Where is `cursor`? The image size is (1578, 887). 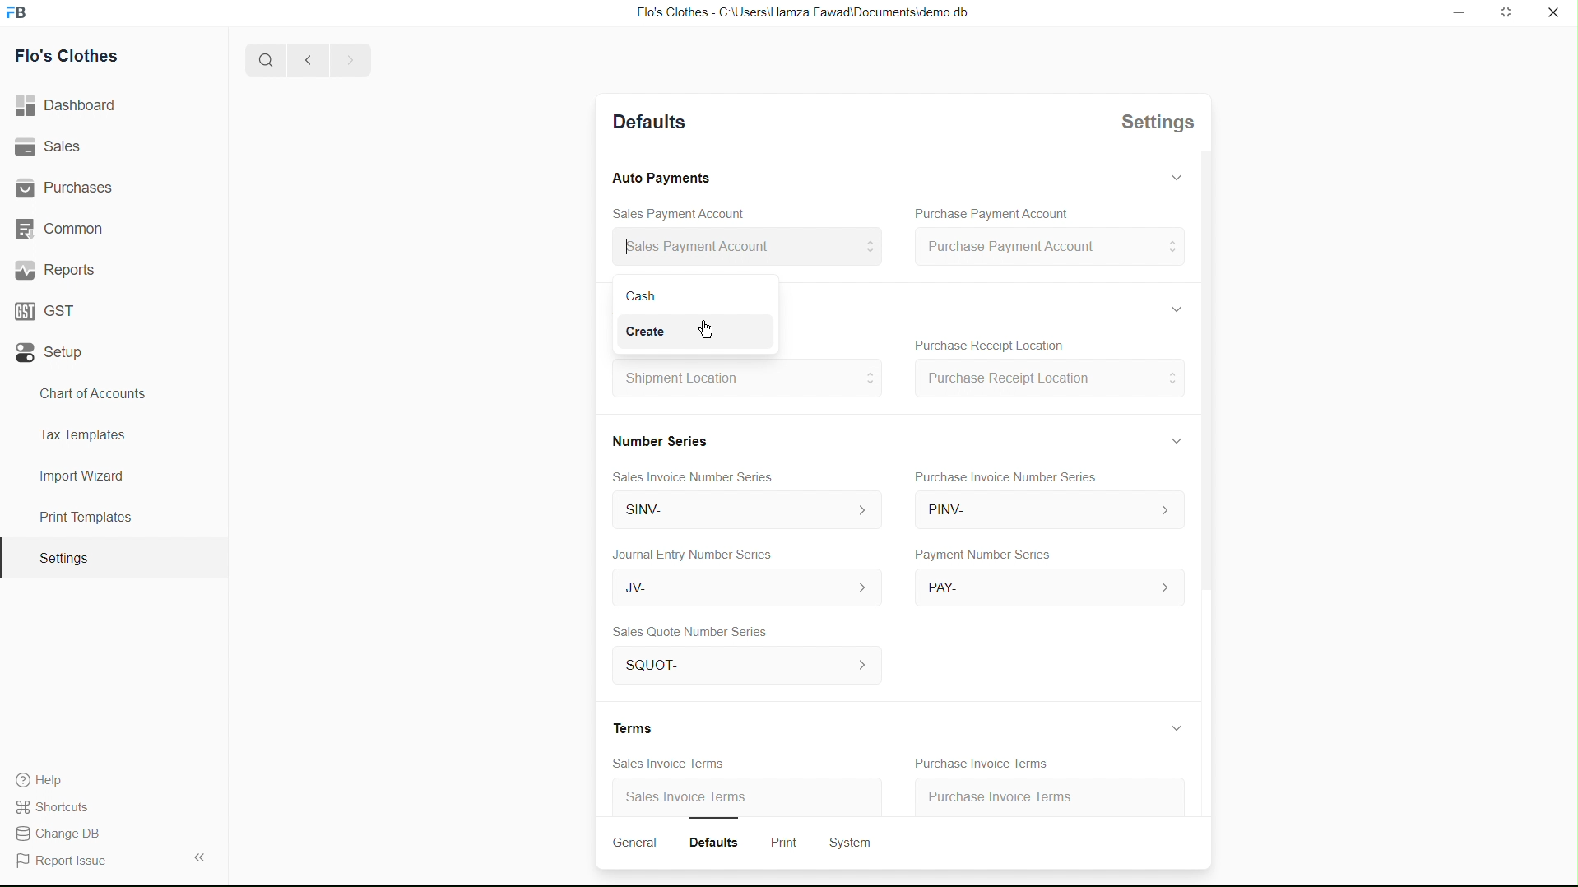
cursor is located at coordinates (704, 326).